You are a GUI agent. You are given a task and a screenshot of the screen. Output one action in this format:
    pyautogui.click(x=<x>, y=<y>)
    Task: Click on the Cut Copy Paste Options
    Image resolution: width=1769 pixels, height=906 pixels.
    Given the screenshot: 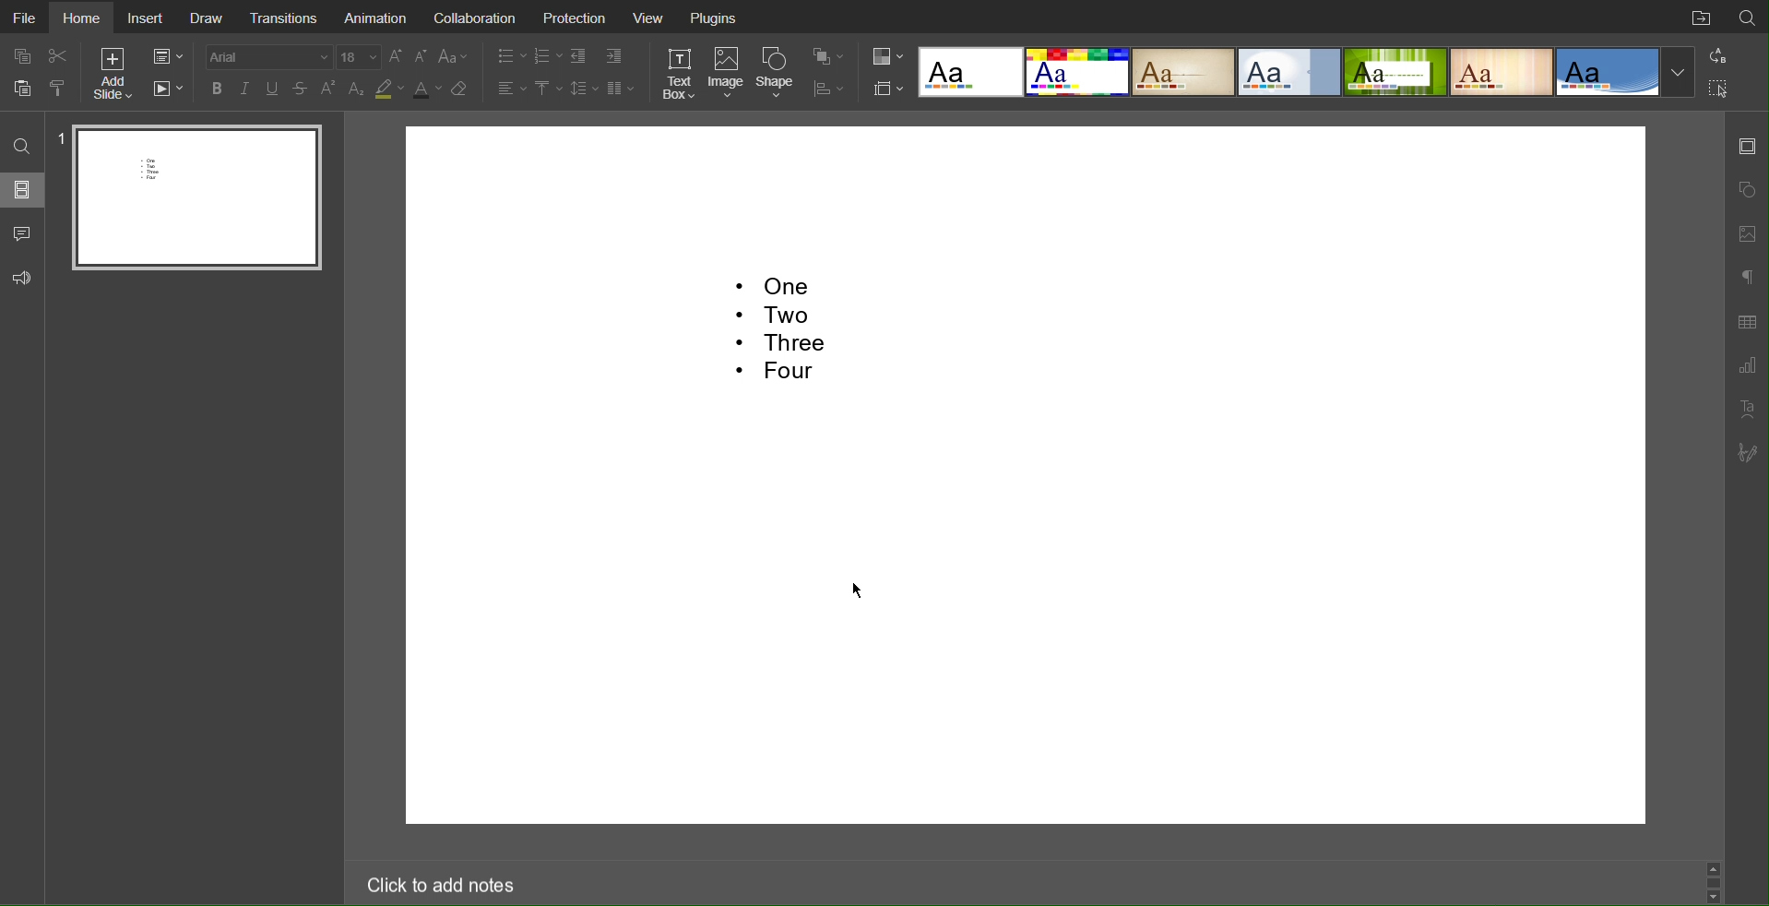 What is the action you would take?
    pyautogui.click(x=42, y=73)
    